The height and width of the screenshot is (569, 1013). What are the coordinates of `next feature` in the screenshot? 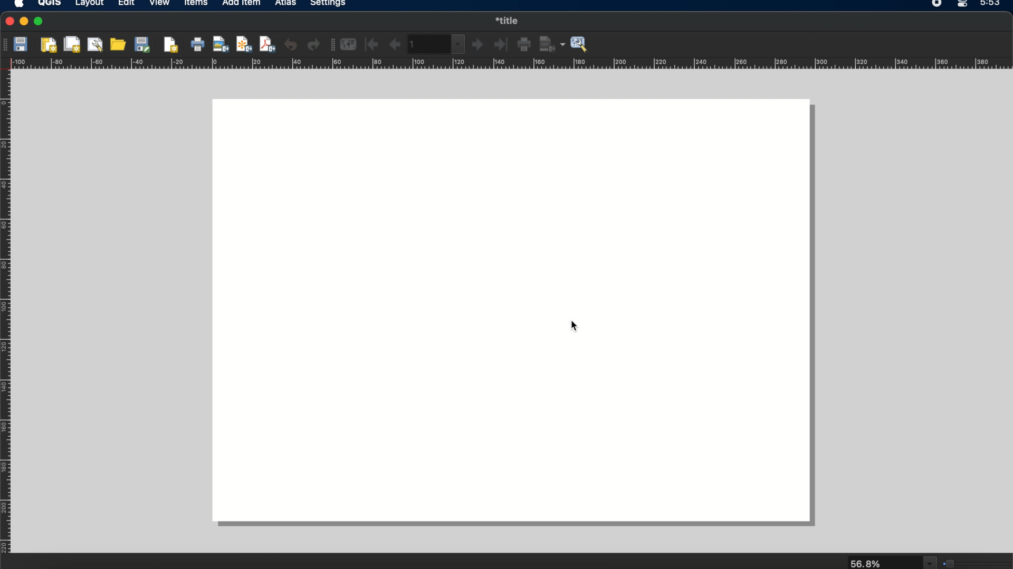 It's located at (479, 44).